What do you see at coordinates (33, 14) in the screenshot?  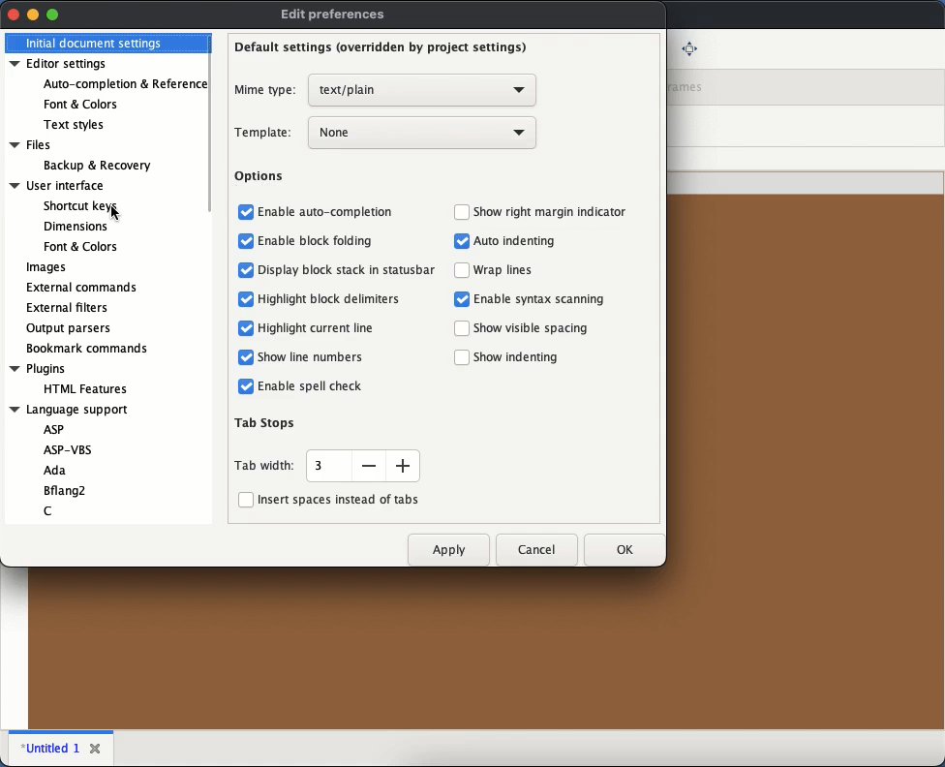 I see `minimize` at bounding box center [33, 14].